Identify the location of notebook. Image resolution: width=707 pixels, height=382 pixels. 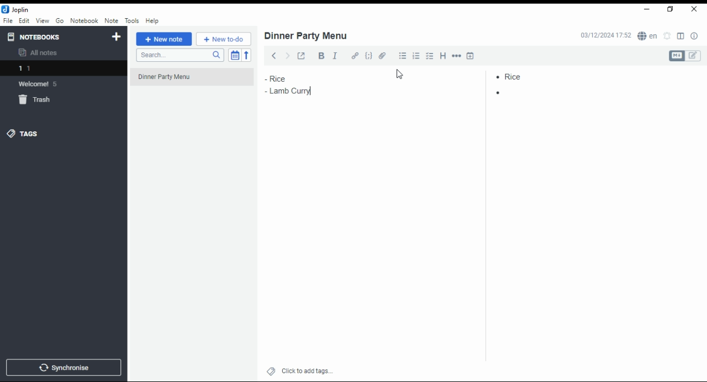
(84, 20).